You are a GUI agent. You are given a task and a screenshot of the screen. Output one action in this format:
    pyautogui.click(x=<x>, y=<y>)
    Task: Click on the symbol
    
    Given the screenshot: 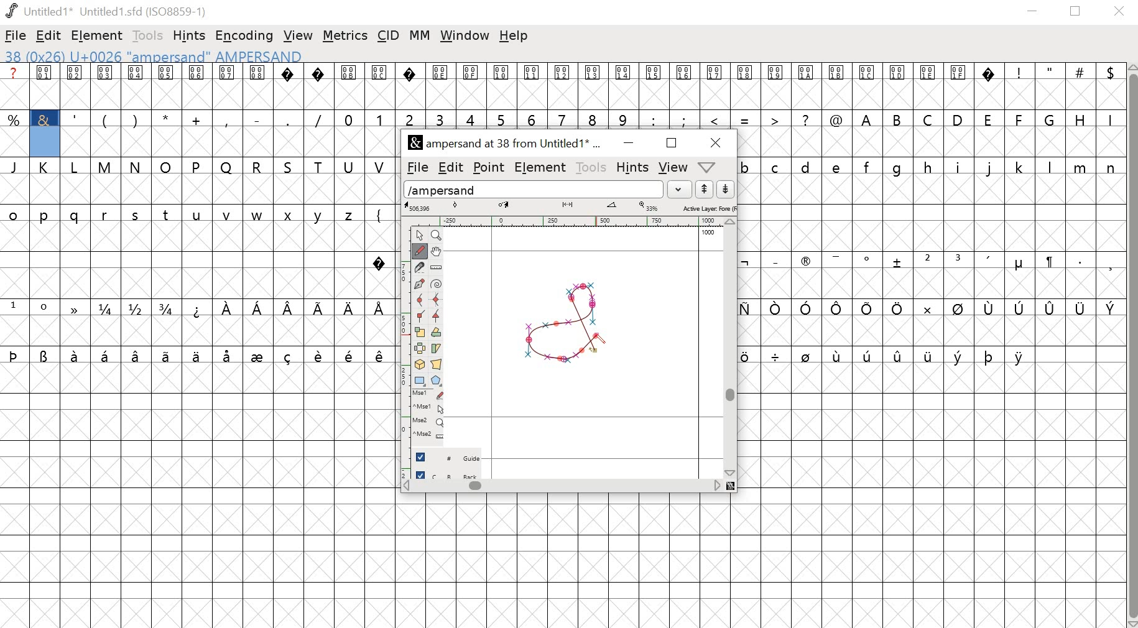 What is the action you would take?
    pyautogui.click(x=836, y=259)
    